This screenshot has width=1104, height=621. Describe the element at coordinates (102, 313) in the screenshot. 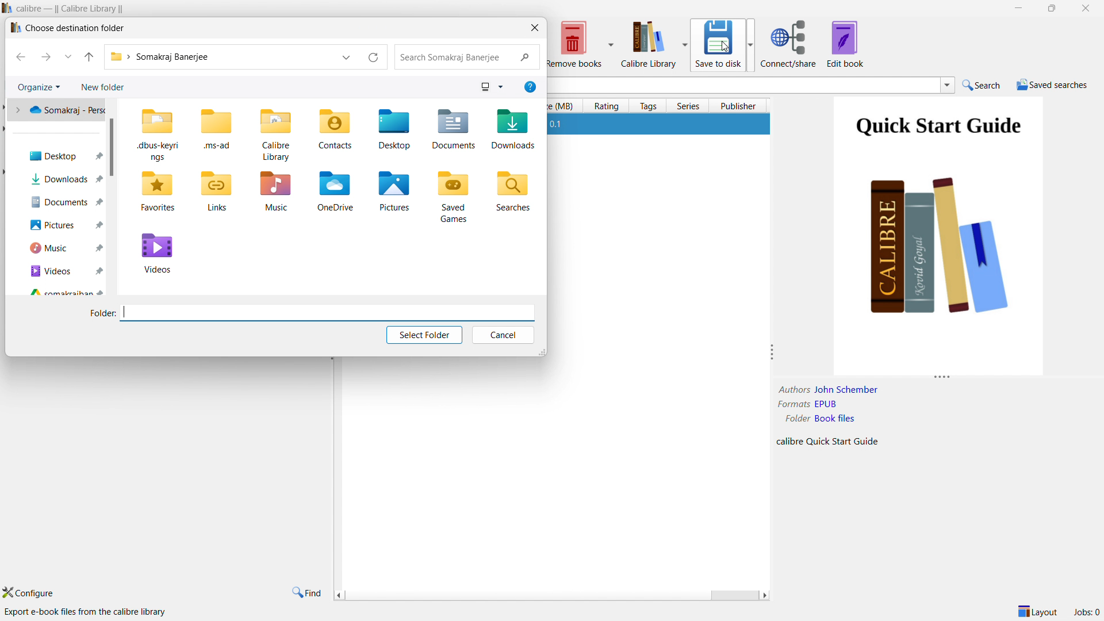

I see `Folder` at that location.